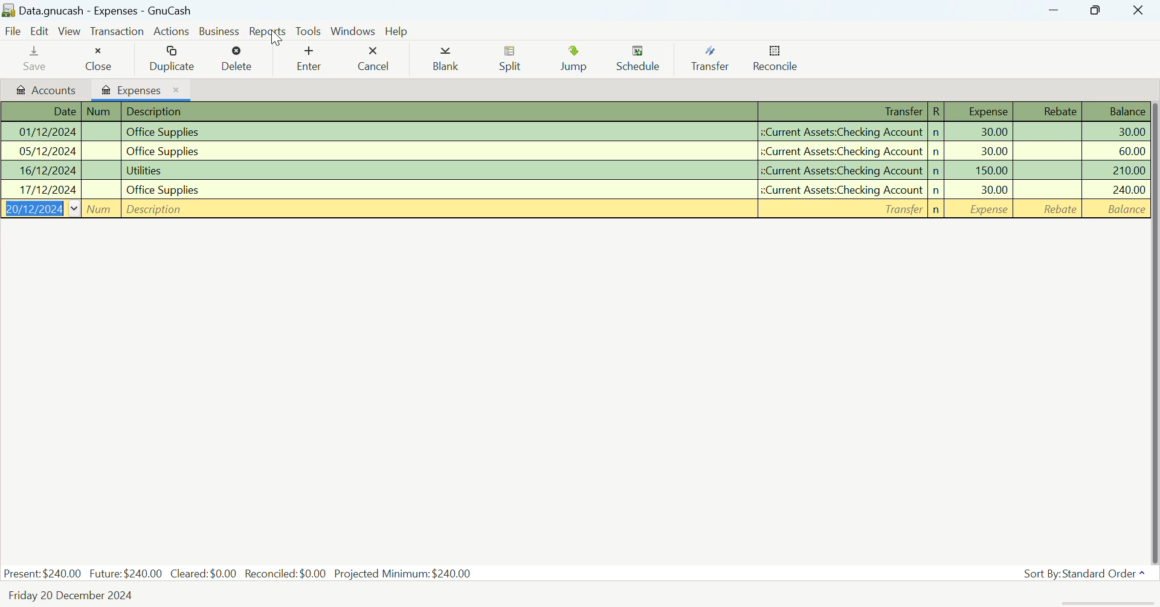 Image resolution: width=1160 pixels, height=607 pixels. Describe the element at coordinates (204, 574) in the screenshot. I see `Cleared` at that location.